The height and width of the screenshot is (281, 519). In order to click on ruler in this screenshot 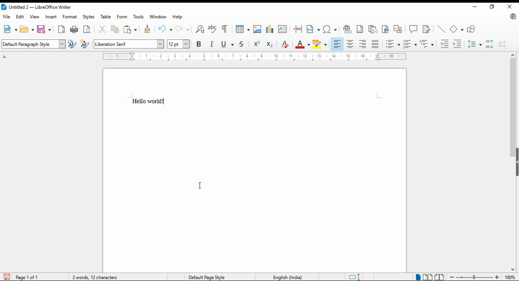, I will do `click(255, 56)`.